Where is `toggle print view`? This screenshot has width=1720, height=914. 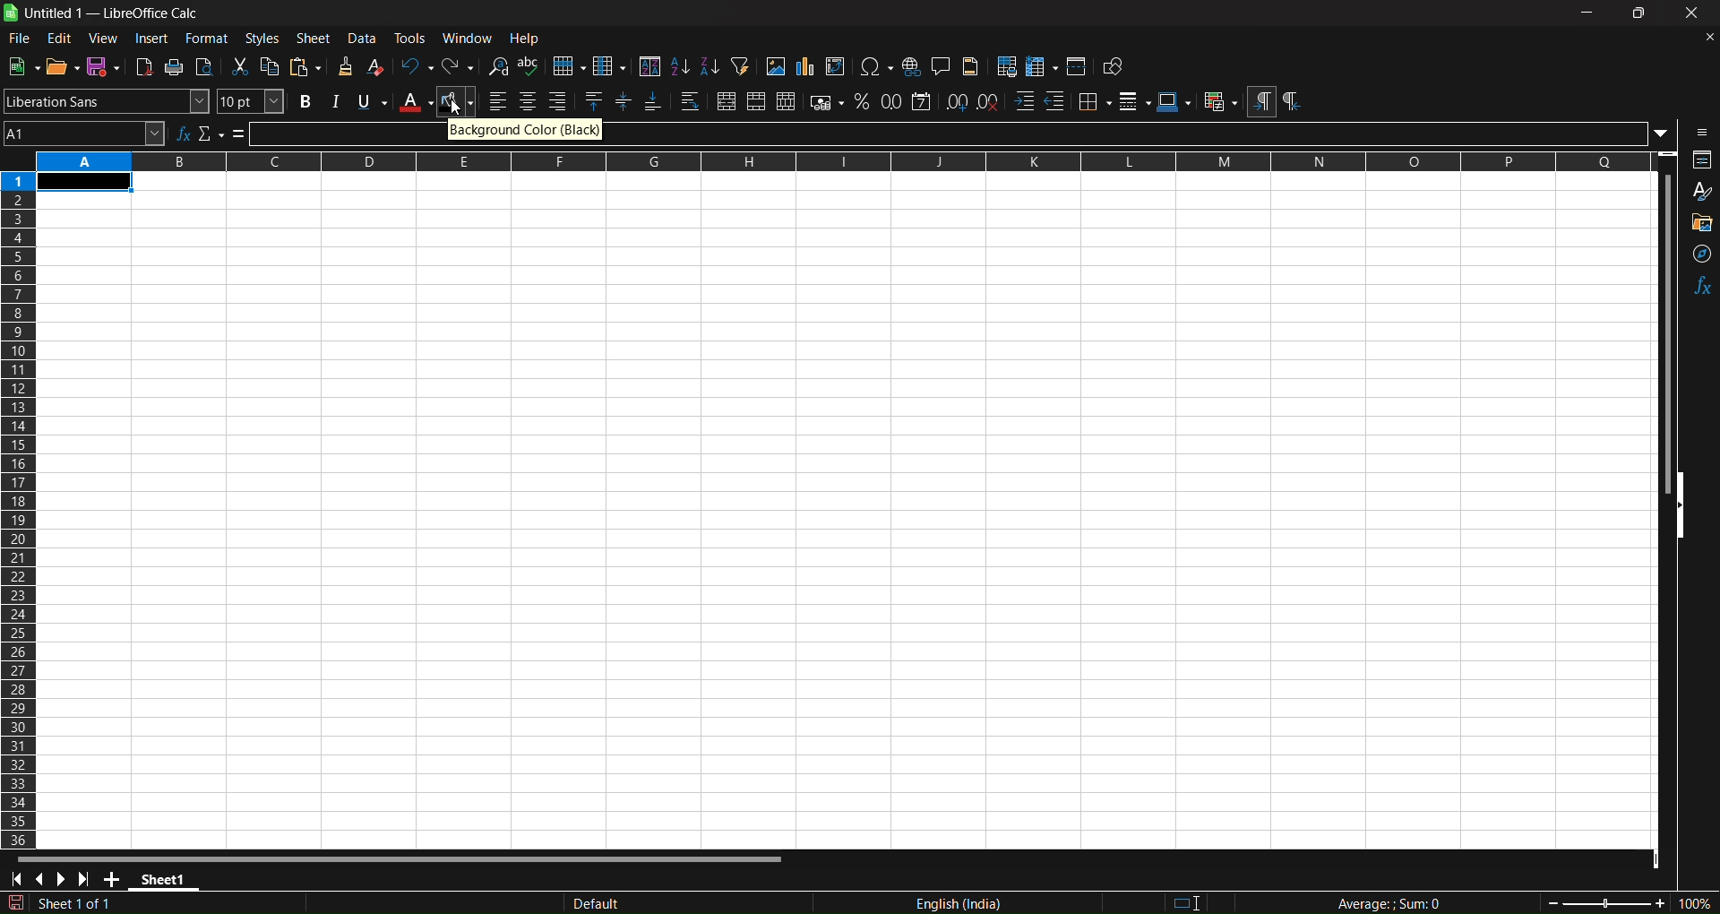 toggle print view is located at coordinates (206, 65).